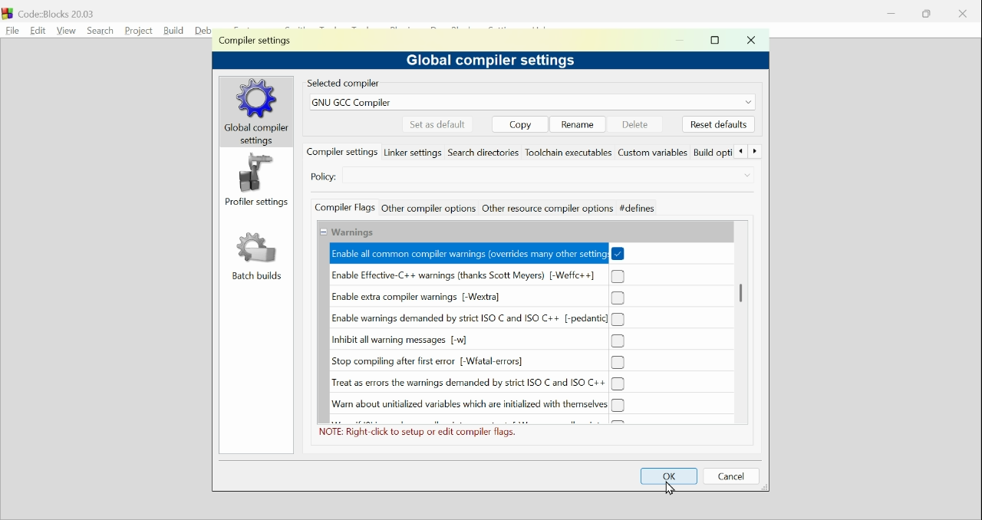  I want to click on (un)check Enable extra compiler warnings, so click(477, 298).